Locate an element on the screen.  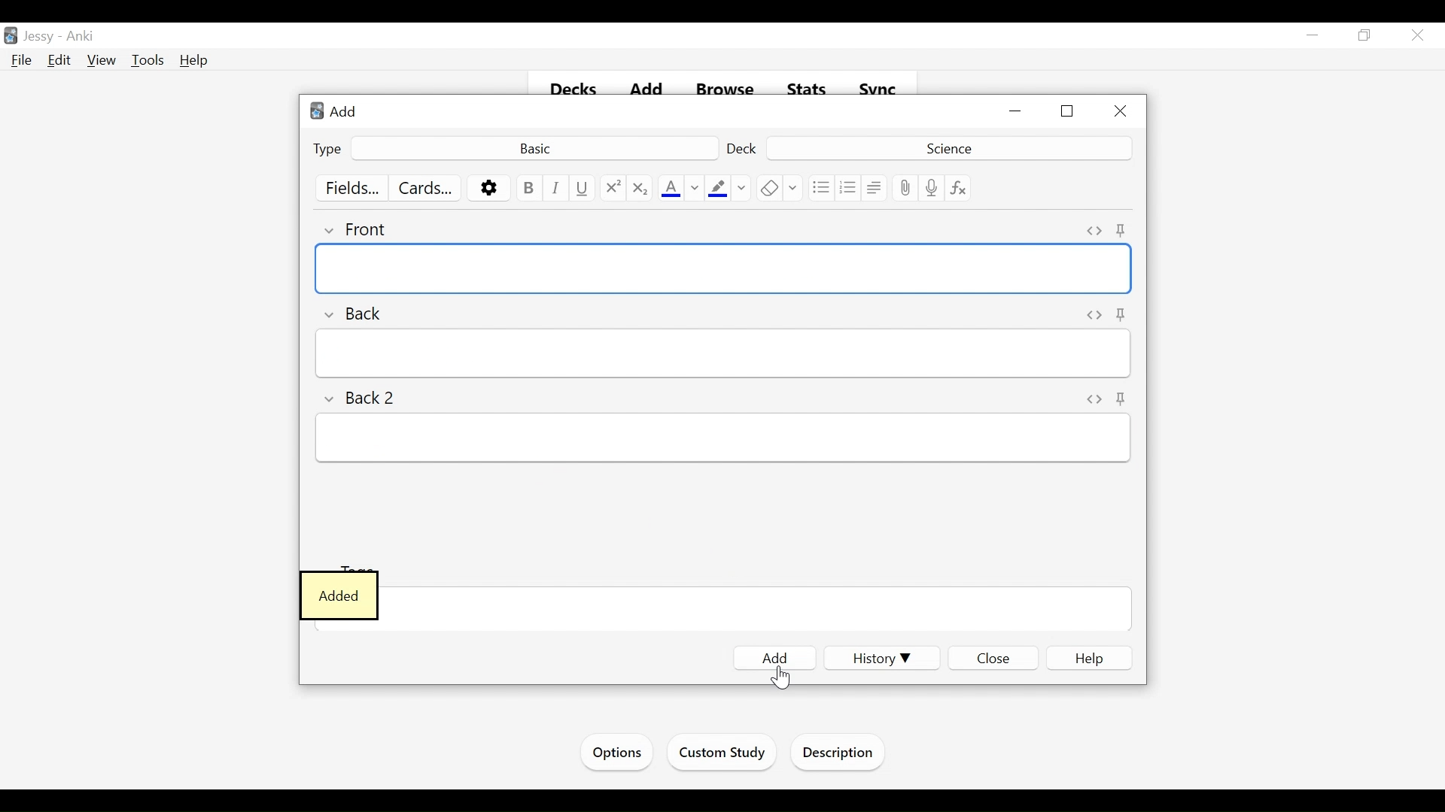
Back Field is located at coordinates (722, 353).